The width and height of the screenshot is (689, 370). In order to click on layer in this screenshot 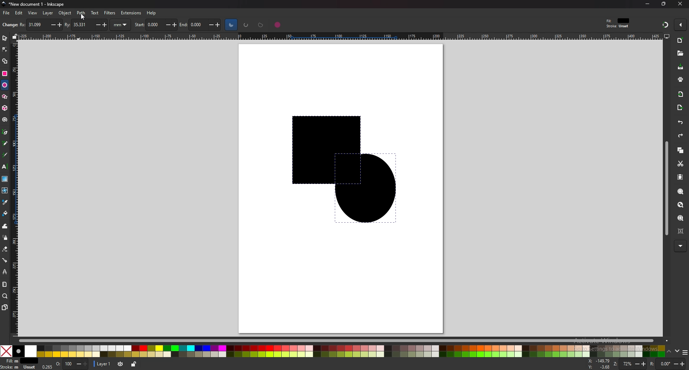, I will do `click(103, 364)`.